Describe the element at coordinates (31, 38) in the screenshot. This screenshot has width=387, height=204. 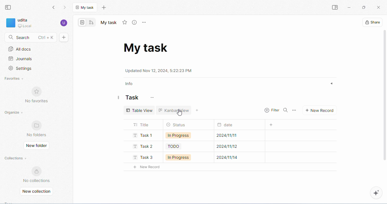
I see `search` at that location.